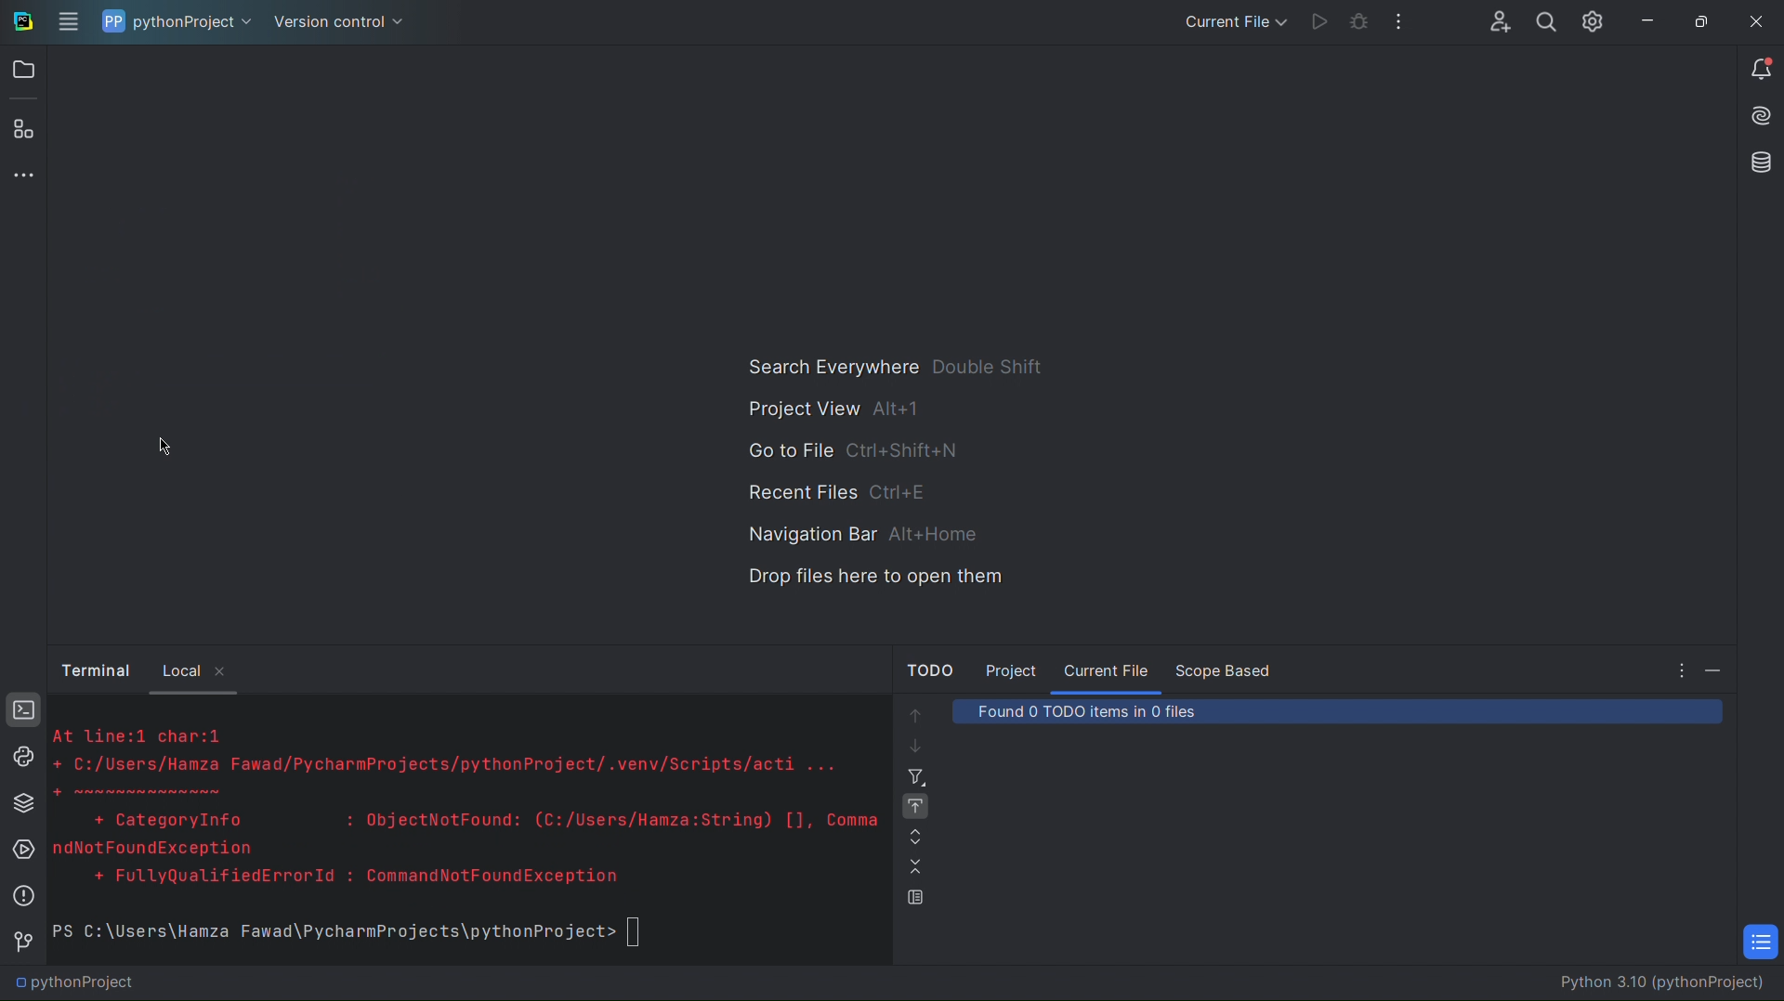 The image size is (1784, 1001). Describe the element at coordinates (876, 578) in the screenshot. I see `Drop files here to open them` at that location.